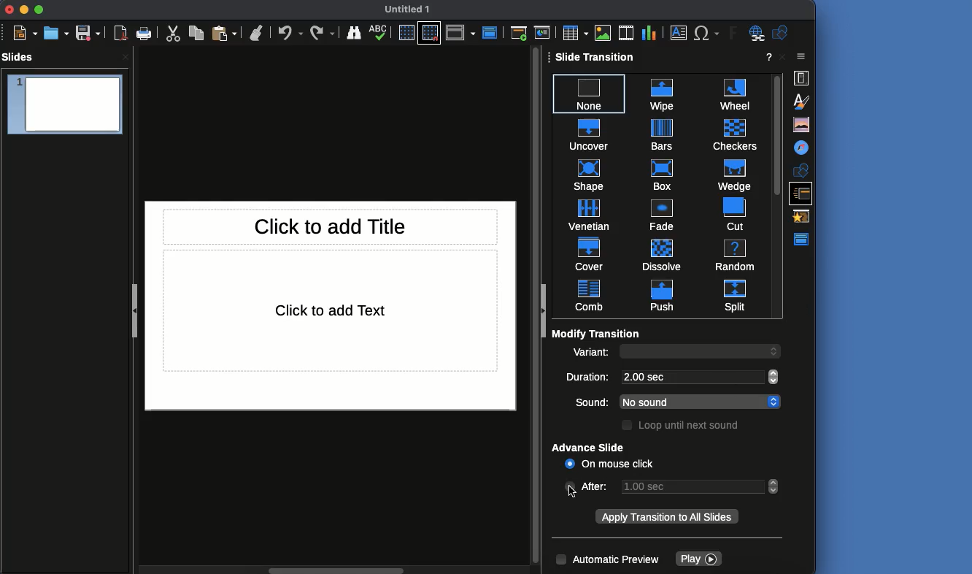 The height and width of the screenshot is (574, 972). What do you see at coordinates (698, 559) in the screenshot?
I see `Play` at bounding box center [698, 559].